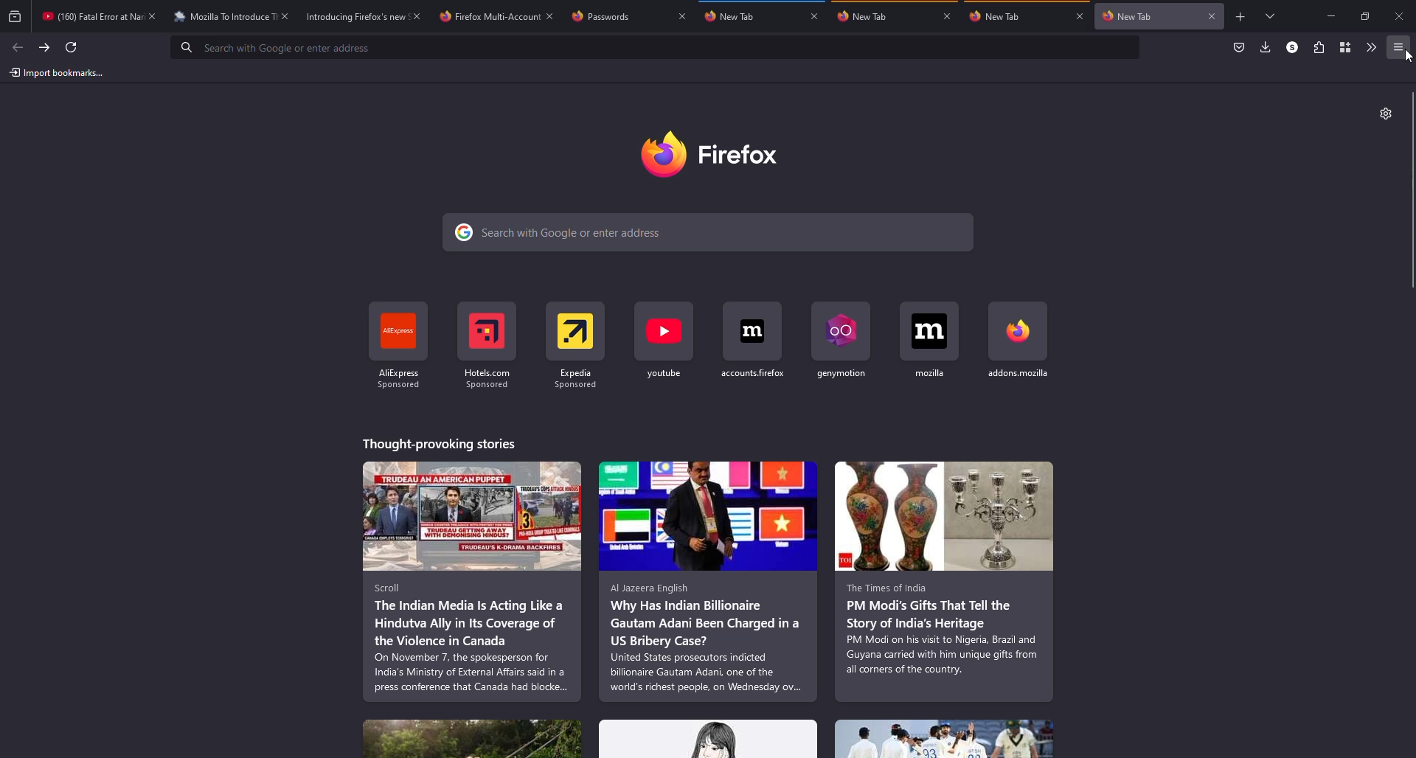  I want to click on stories, so click(944, 739).